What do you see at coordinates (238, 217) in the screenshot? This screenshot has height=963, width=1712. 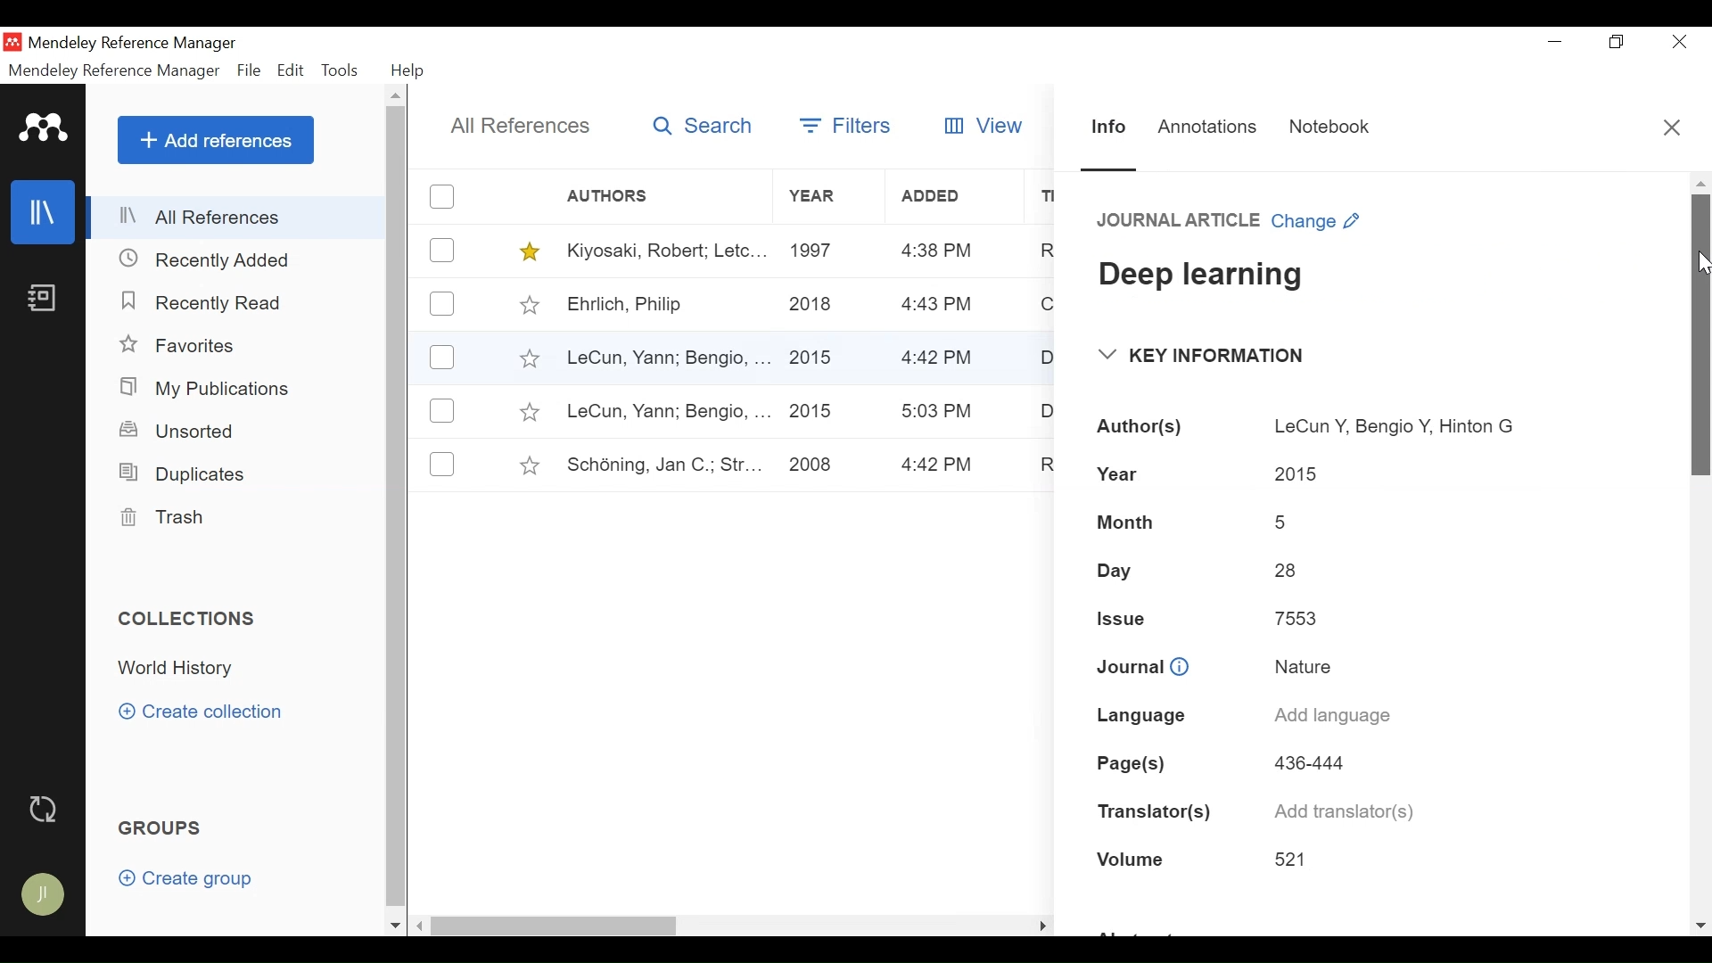 I see `All References` at bounding box center [238, 217].